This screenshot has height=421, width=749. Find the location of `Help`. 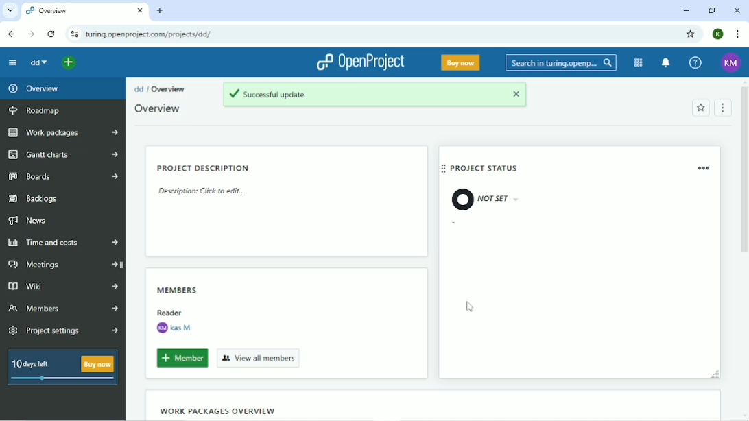

Help is located at coordinates (695, 63).